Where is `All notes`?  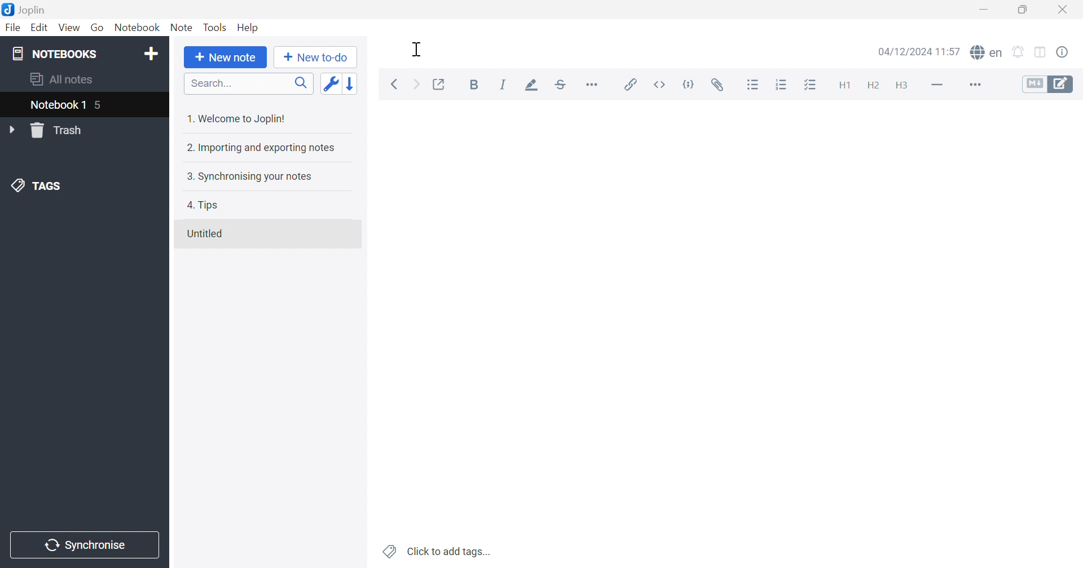
All notes is located at coordinates (64, 81).